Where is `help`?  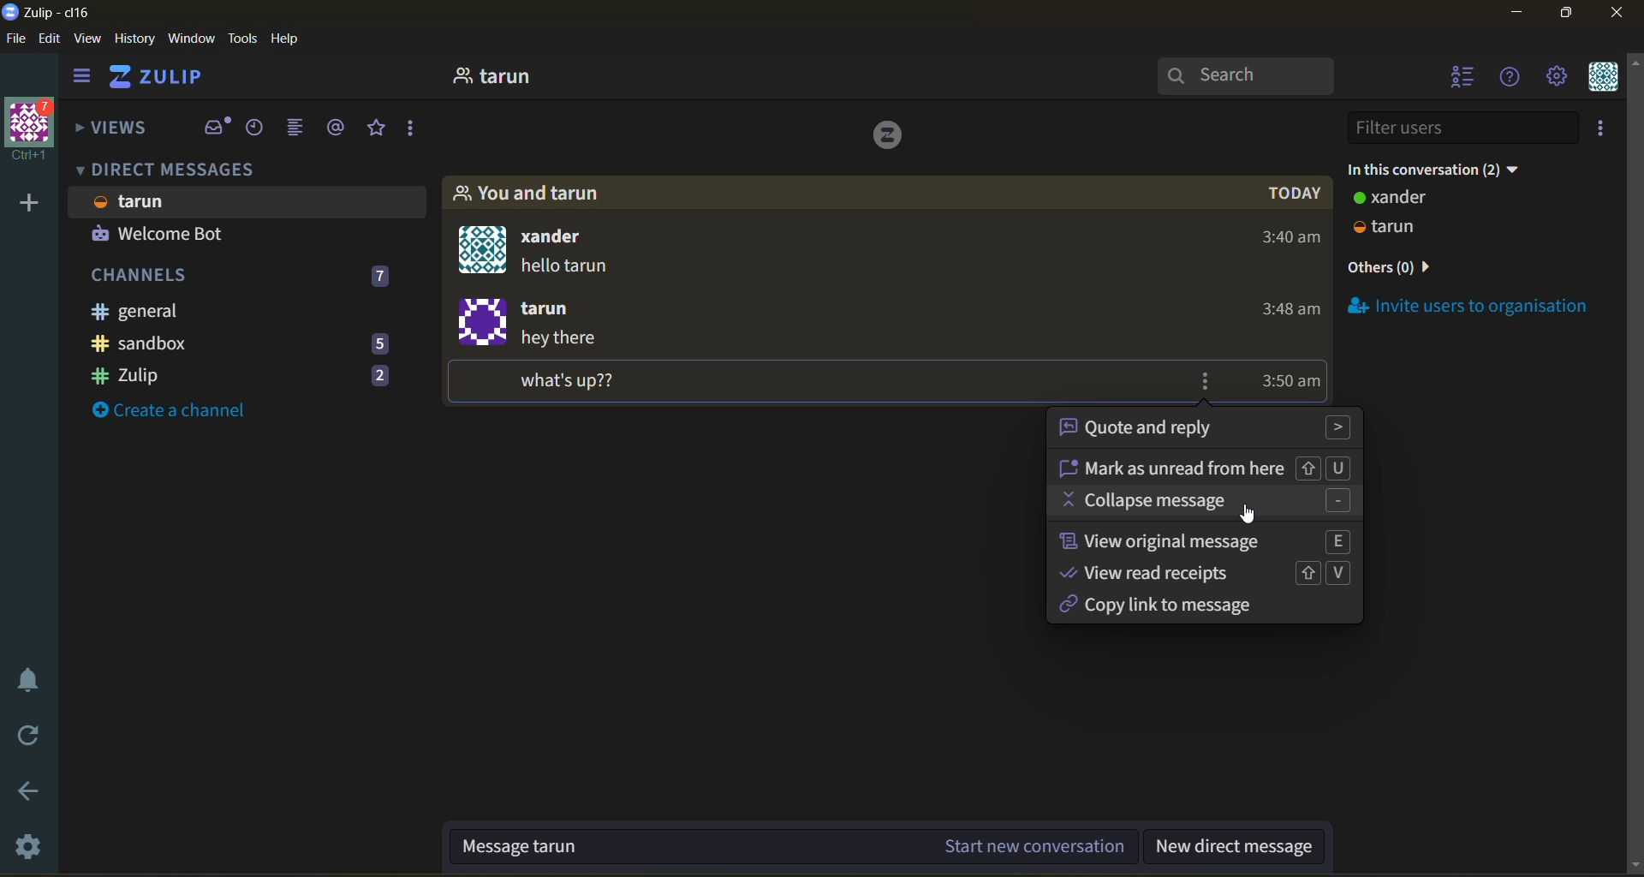
help is located at coordinates (291, 41).